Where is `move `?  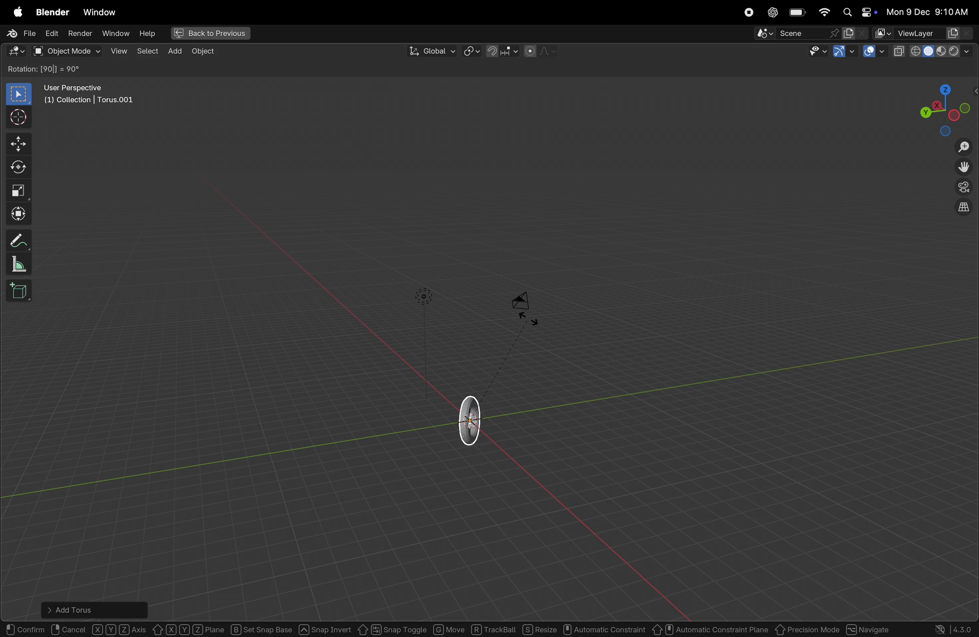
move  is located at coordinates (20, 143).